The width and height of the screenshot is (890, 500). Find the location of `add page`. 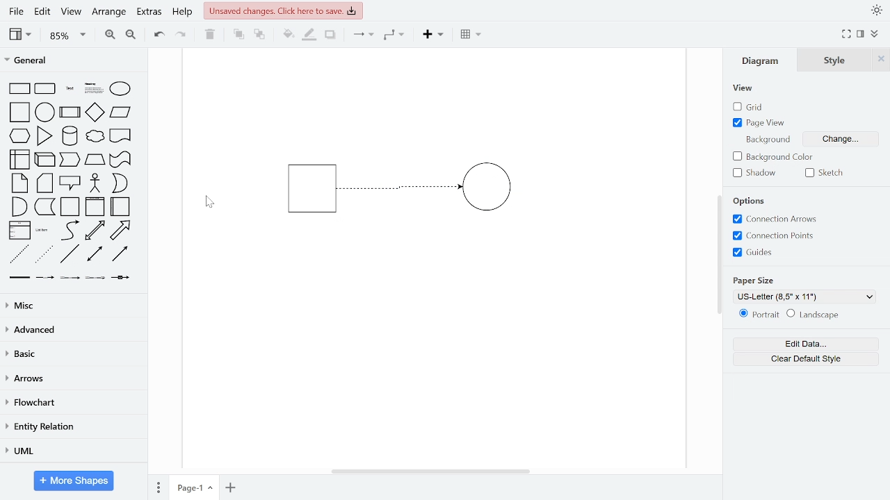

add page is located at coordinates (231, 487).